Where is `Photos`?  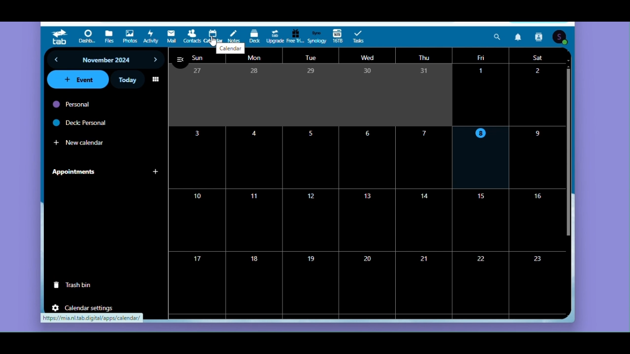 Photos is located at coordinates (129, 37).